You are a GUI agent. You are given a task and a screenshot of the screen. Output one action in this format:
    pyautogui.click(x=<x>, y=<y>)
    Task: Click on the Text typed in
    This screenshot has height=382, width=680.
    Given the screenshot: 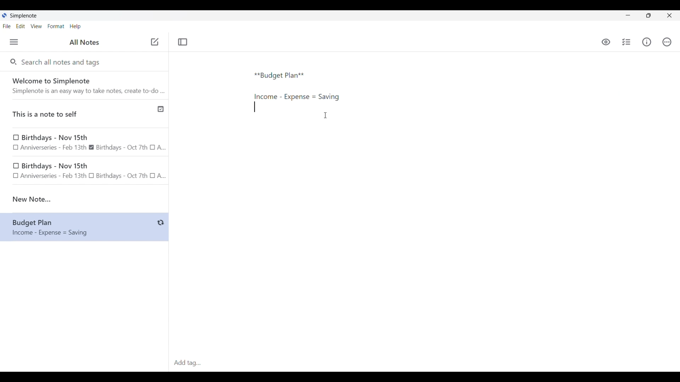 What is the action you would take?
    pyautogui.click(x=279, y=76)
    